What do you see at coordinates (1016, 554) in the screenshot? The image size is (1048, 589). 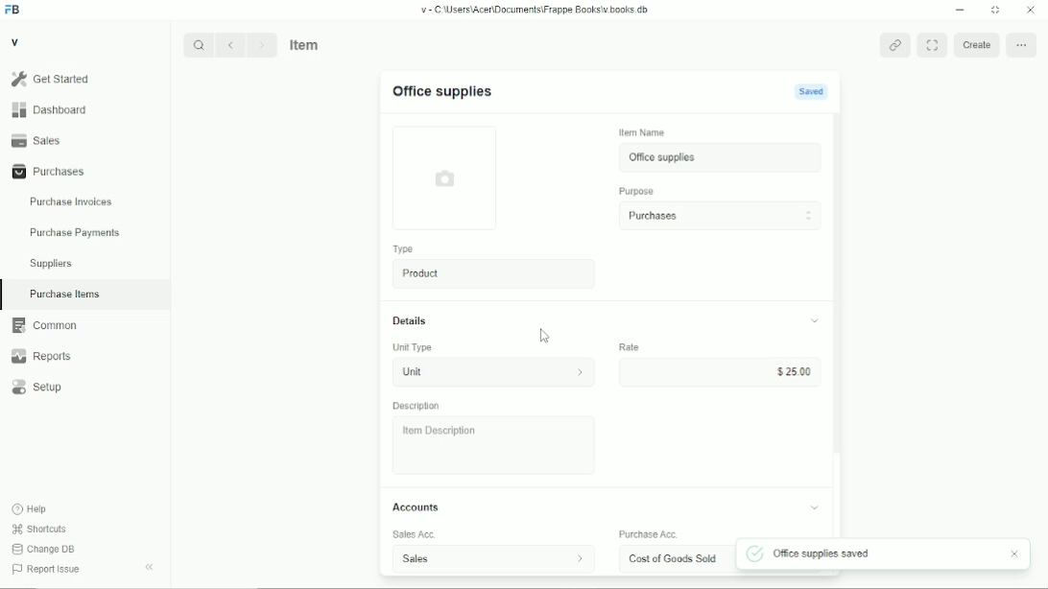 I see `close` at bounding box center [1016, 554].